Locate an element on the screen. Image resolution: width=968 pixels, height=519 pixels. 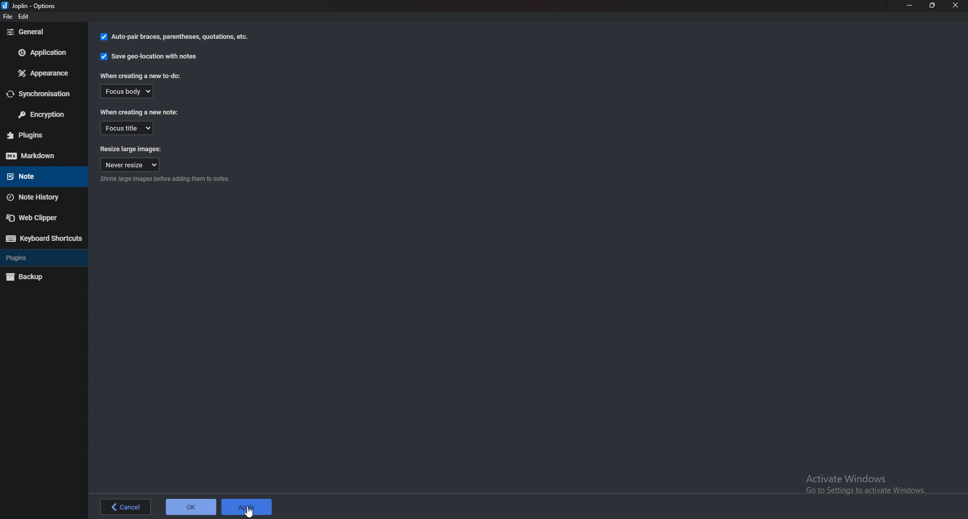
note is located at coordinates (39, 175).